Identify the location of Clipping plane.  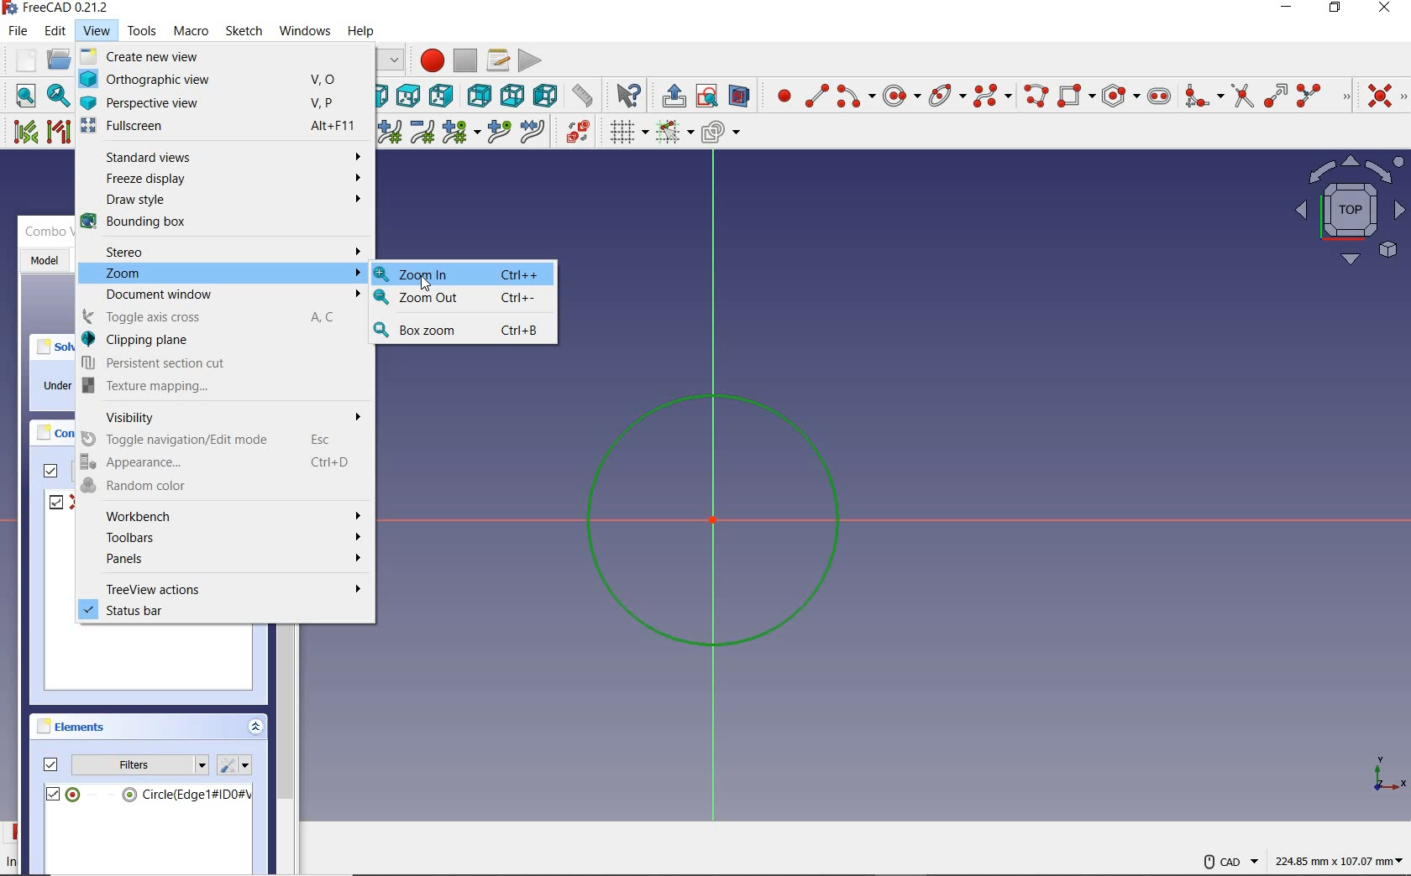
(138, 339).